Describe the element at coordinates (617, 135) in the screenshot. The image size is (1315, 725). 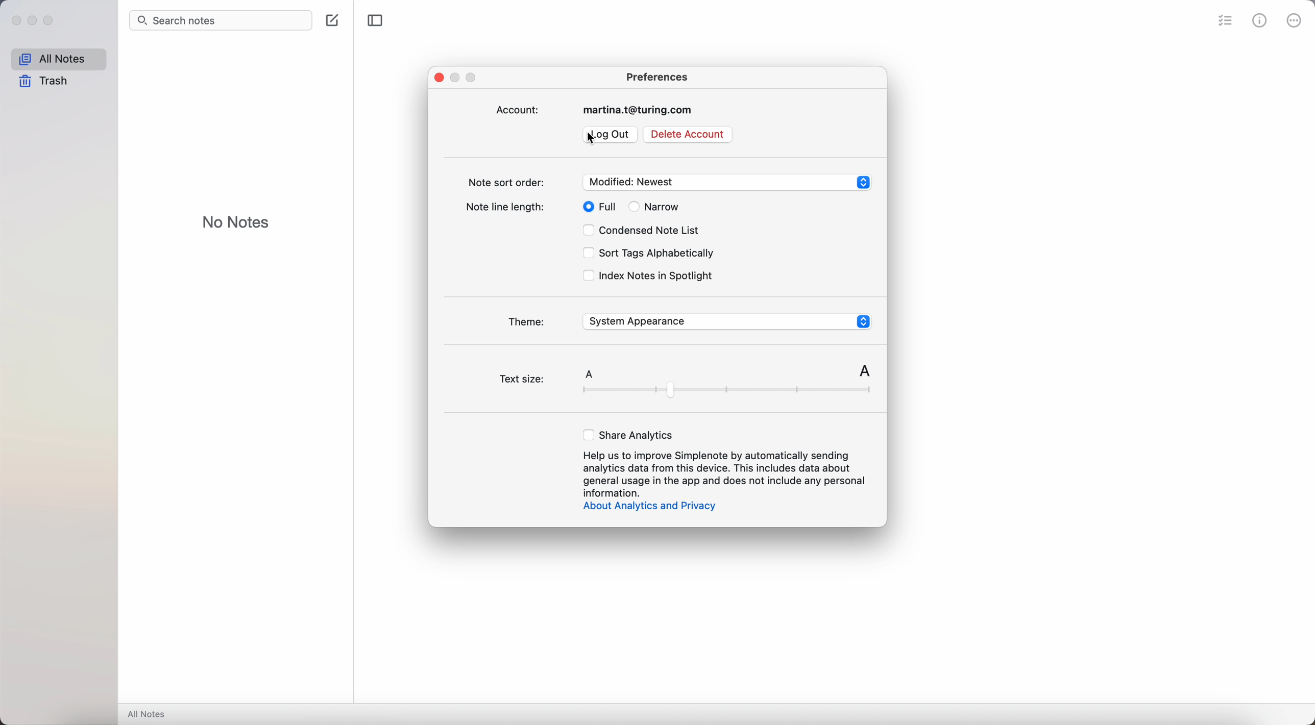
I see `log out` at that location.